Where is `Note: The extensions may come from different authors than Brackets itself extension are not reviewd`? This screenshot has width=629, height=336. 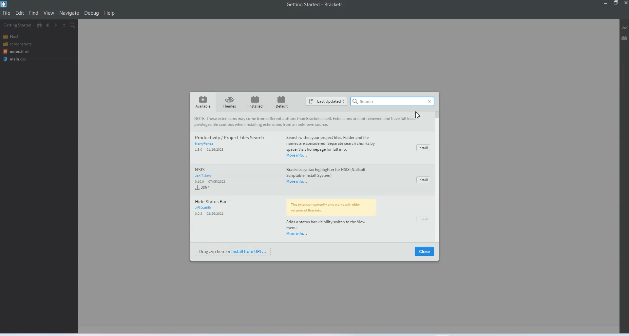 Note: The extensions may come from different authors than Brackets itself extension are not reviewd is located at coordinates (308, 122).